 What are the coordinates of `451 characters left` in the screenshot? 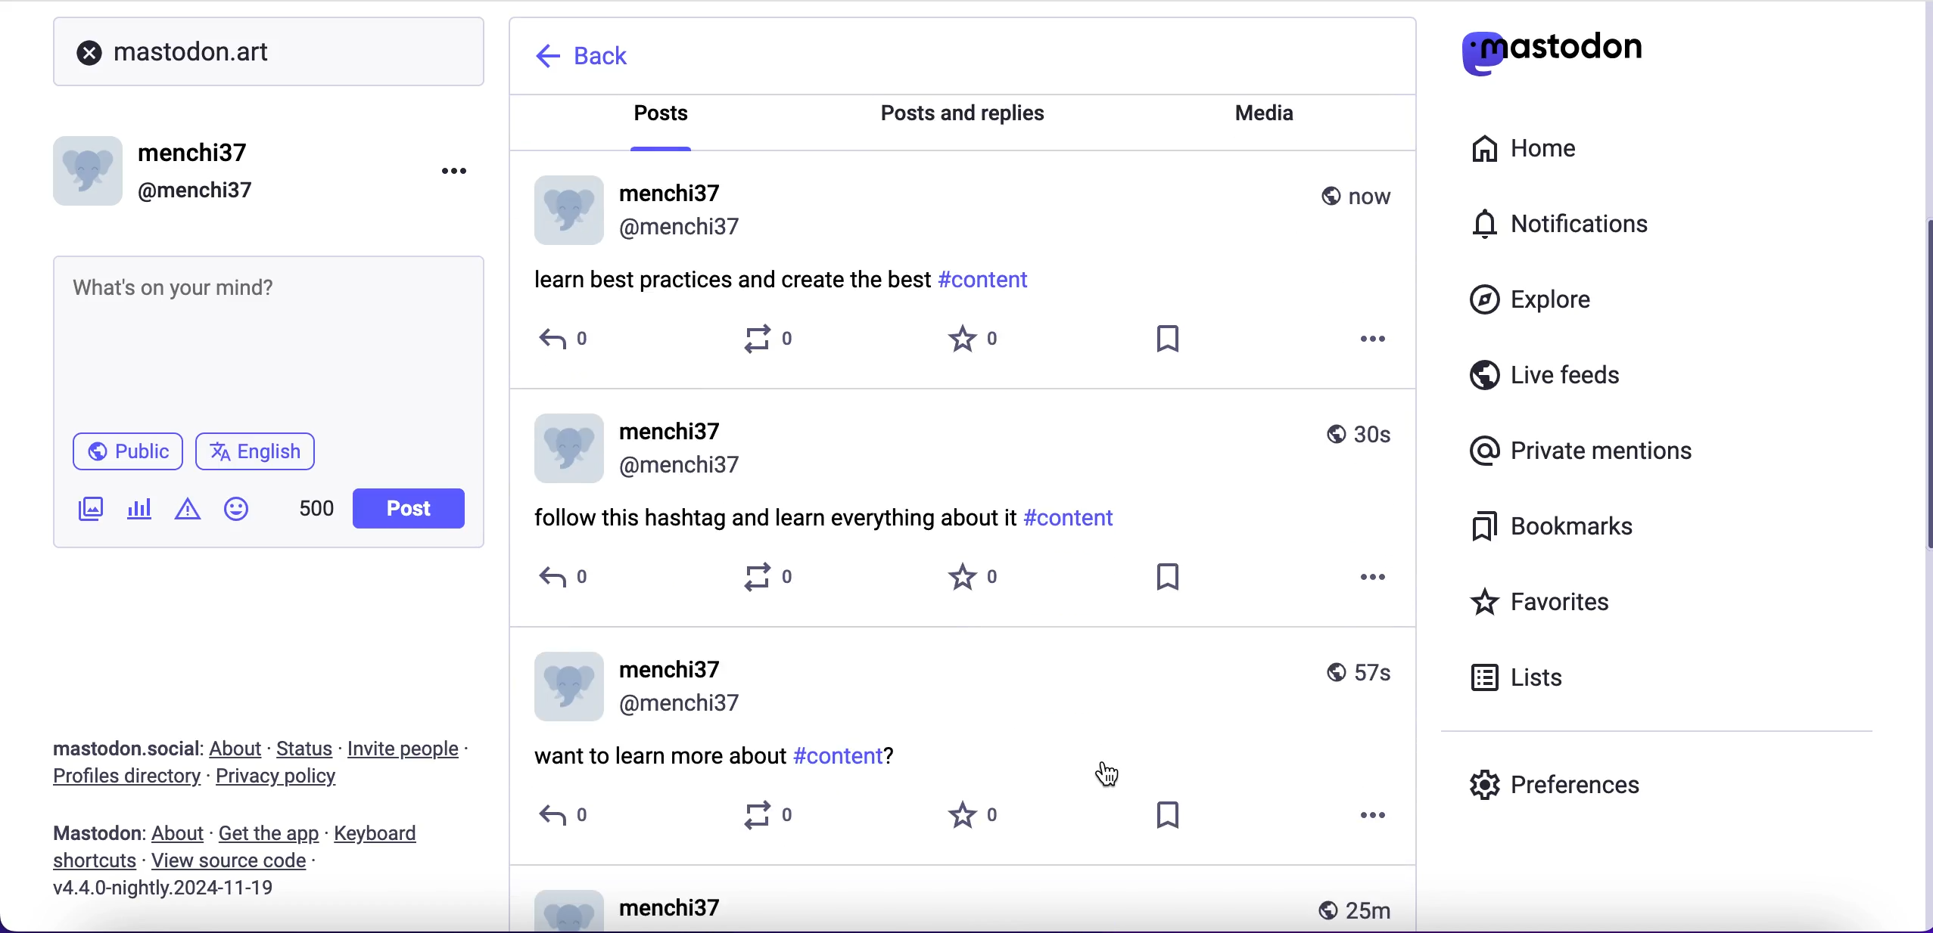 It's located at (316, 513).